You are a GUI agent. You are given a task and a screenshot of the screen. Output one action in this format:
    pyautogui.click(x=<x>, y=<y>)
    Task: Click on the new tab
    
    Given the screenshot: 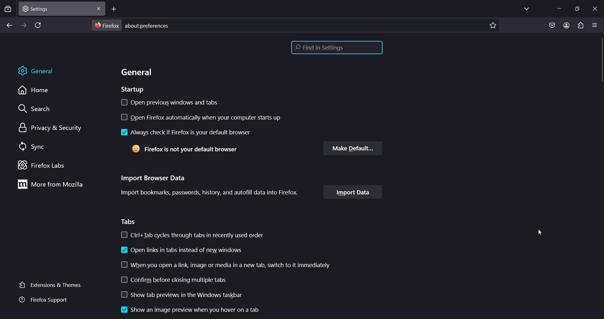 What is the action you would take?
    pyautogui.click(x=113, y=10)
    